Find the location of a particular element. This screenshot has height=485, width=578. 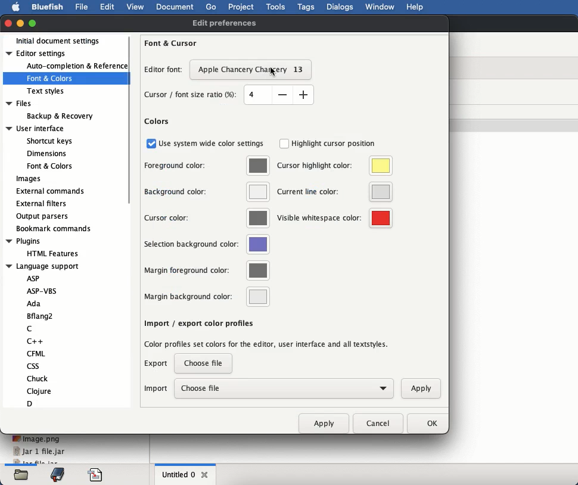

current line color is located at coordinates (334, 192).